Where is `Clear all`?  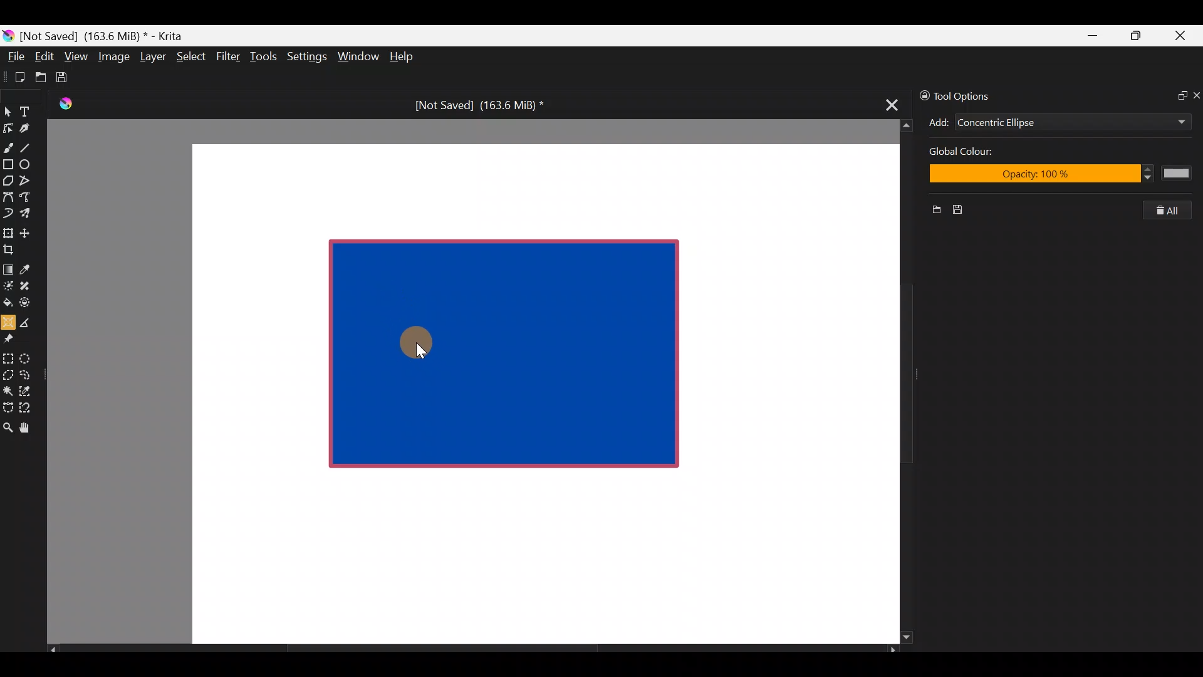 Clear all is located at coordinates (1173, 210).